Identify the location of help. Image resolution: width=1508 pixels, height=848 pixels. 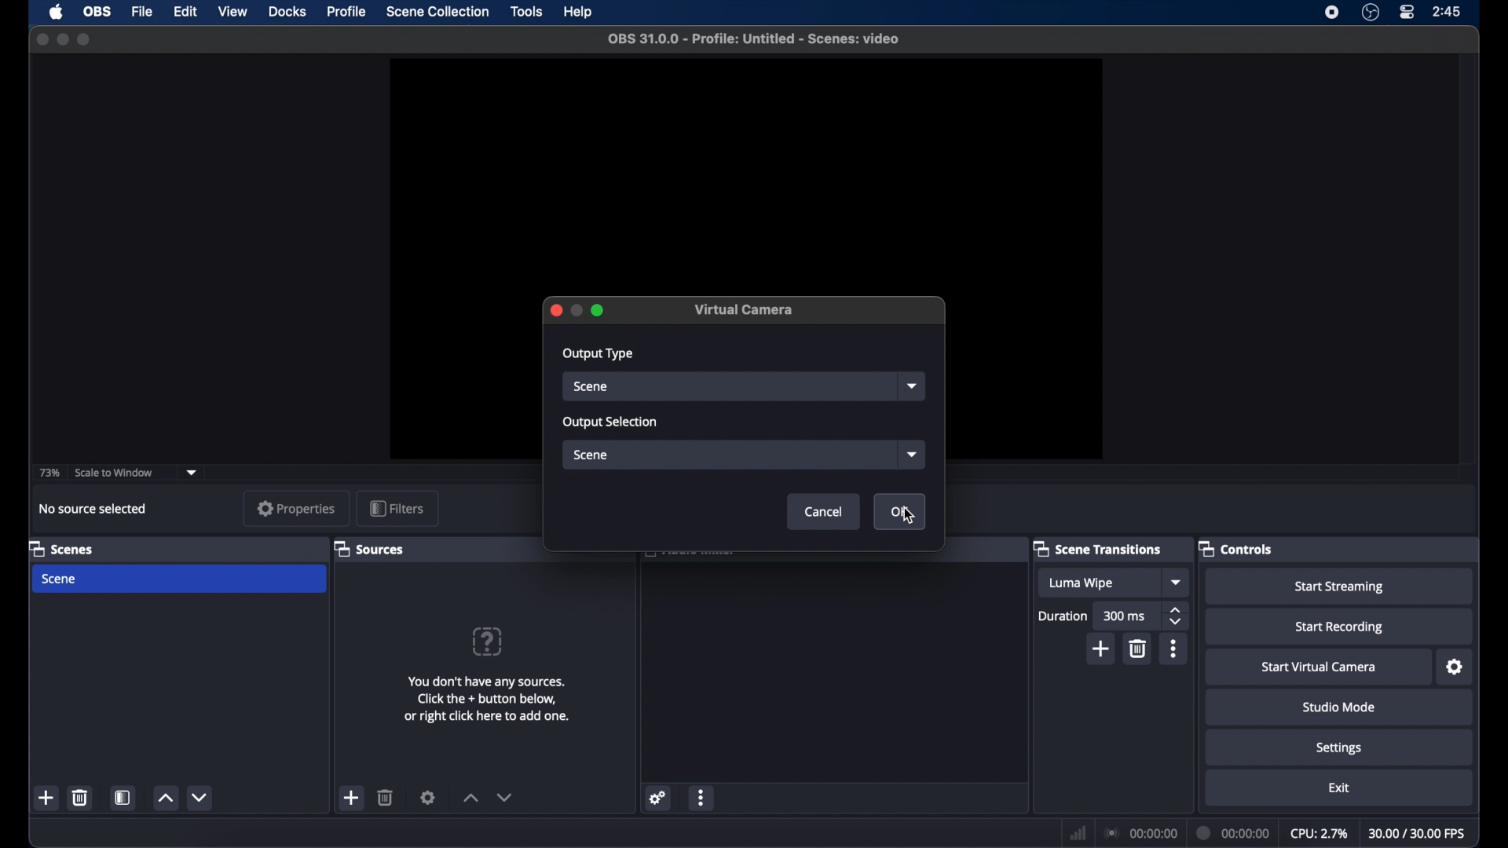
(489, 641).